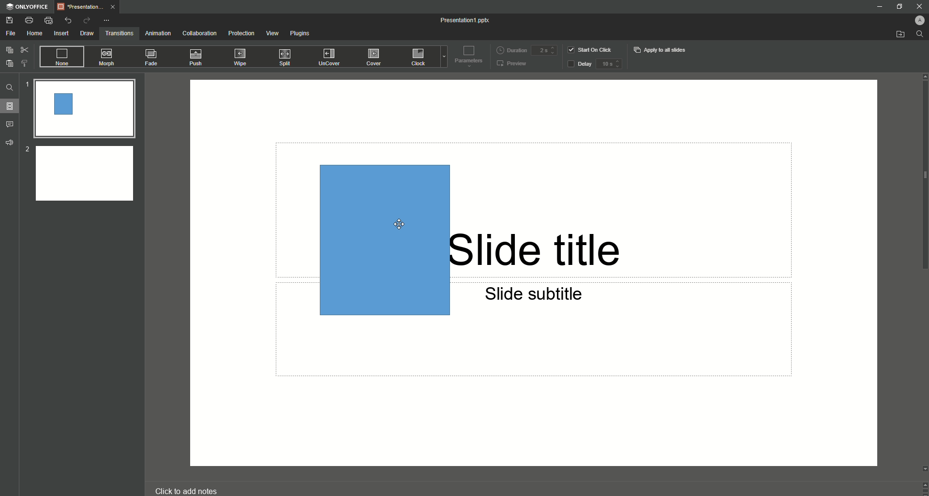 The width and height of the screenshot is (929, 496). What do you see at coordinates (189, 489) in the screenshot?
I see `click to add notes` at bounding box center [189, 489].